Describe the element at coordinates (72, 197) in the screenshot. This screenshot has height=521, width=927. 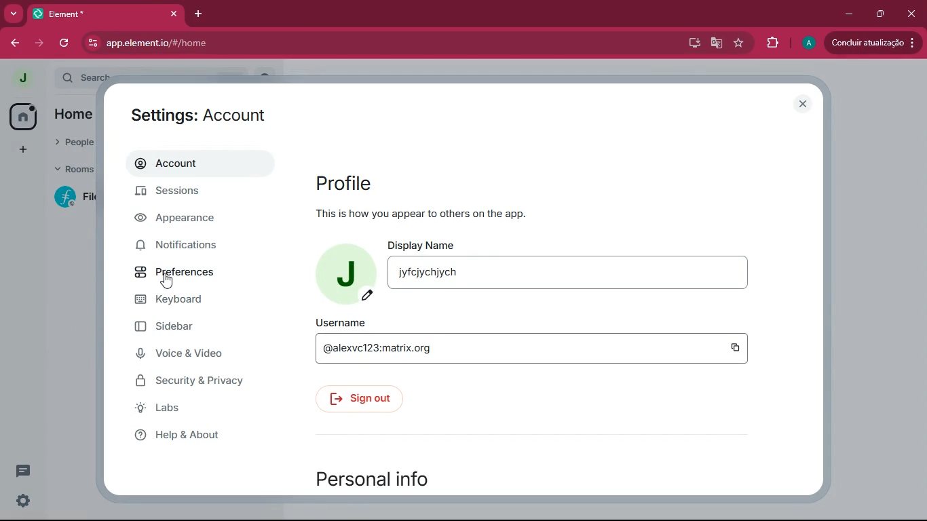
I see `room` at that location.